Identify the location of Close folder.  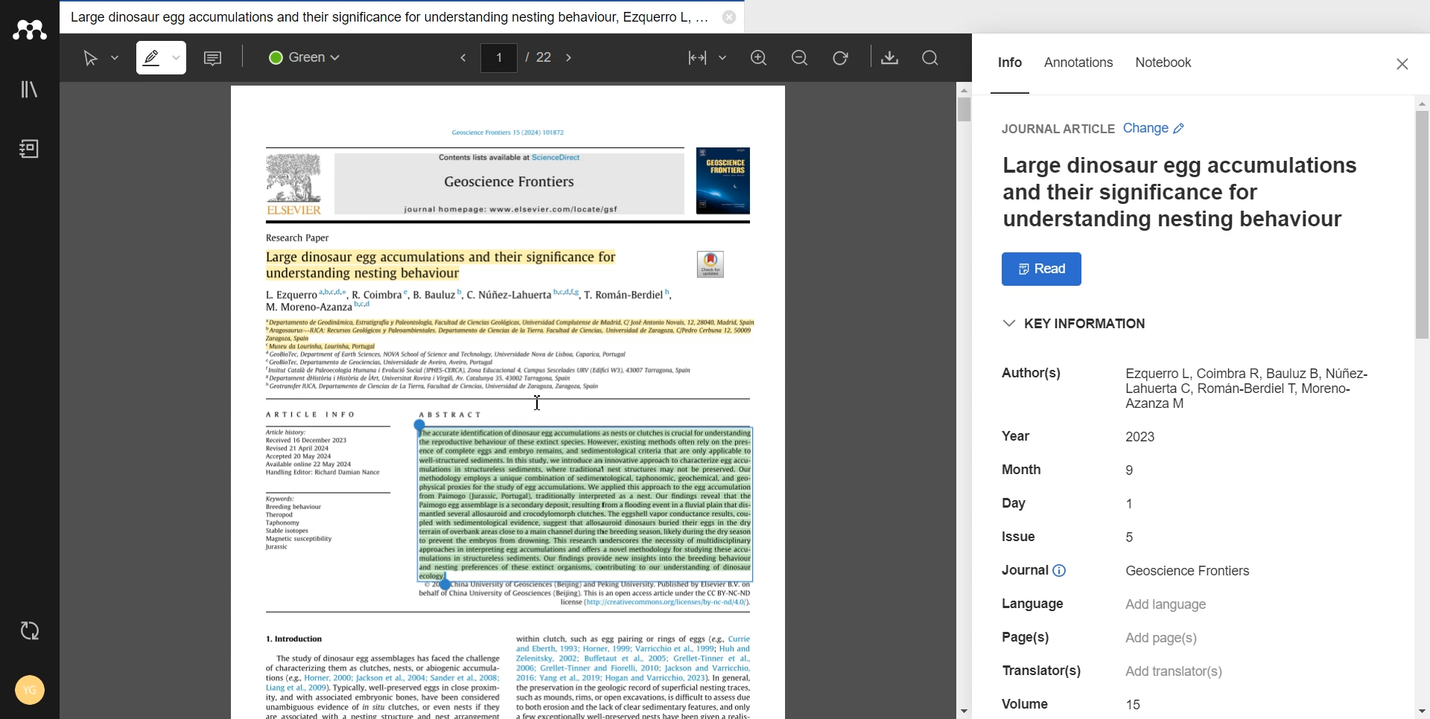
(729, 19).